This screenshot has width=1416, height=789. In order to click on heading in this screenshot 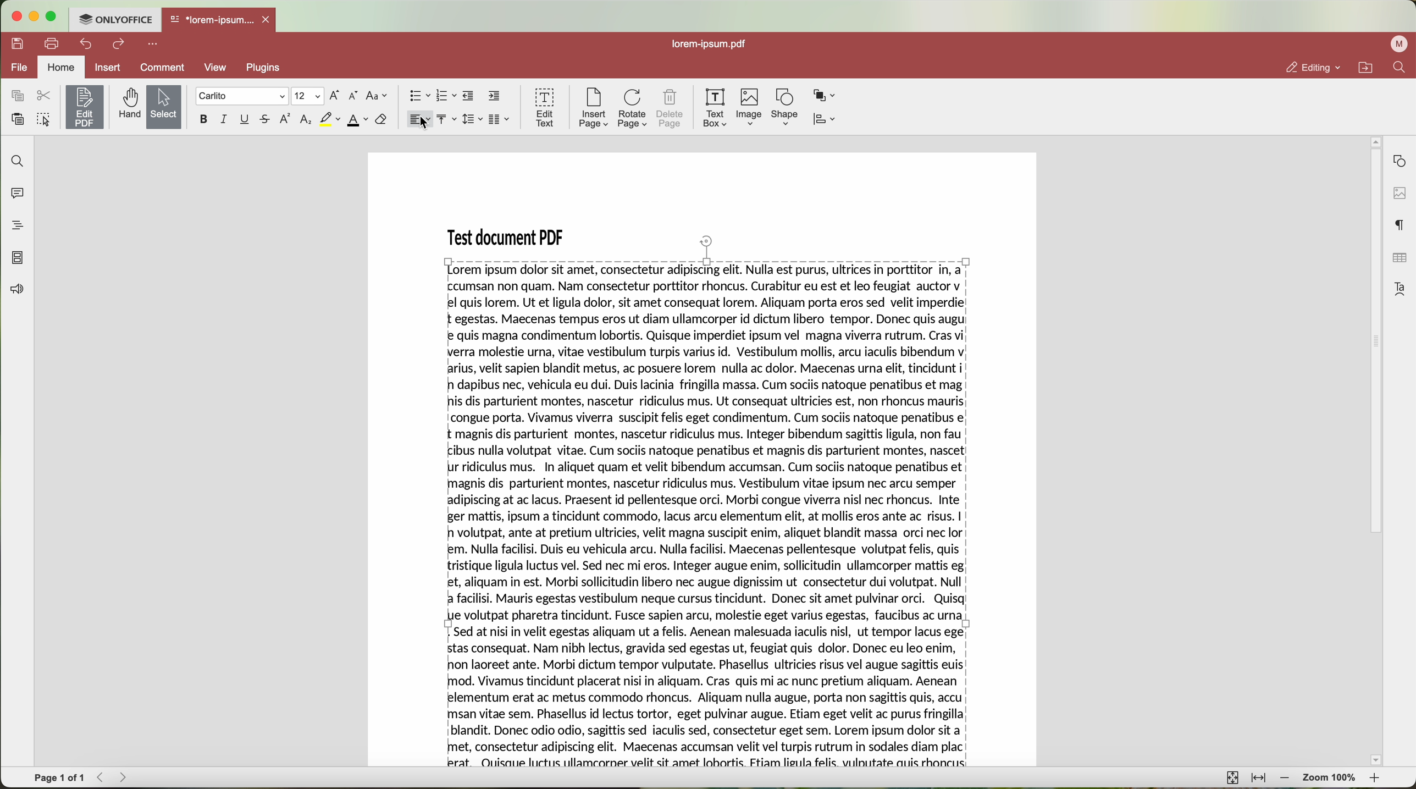, I will do `click(16, 222)`.